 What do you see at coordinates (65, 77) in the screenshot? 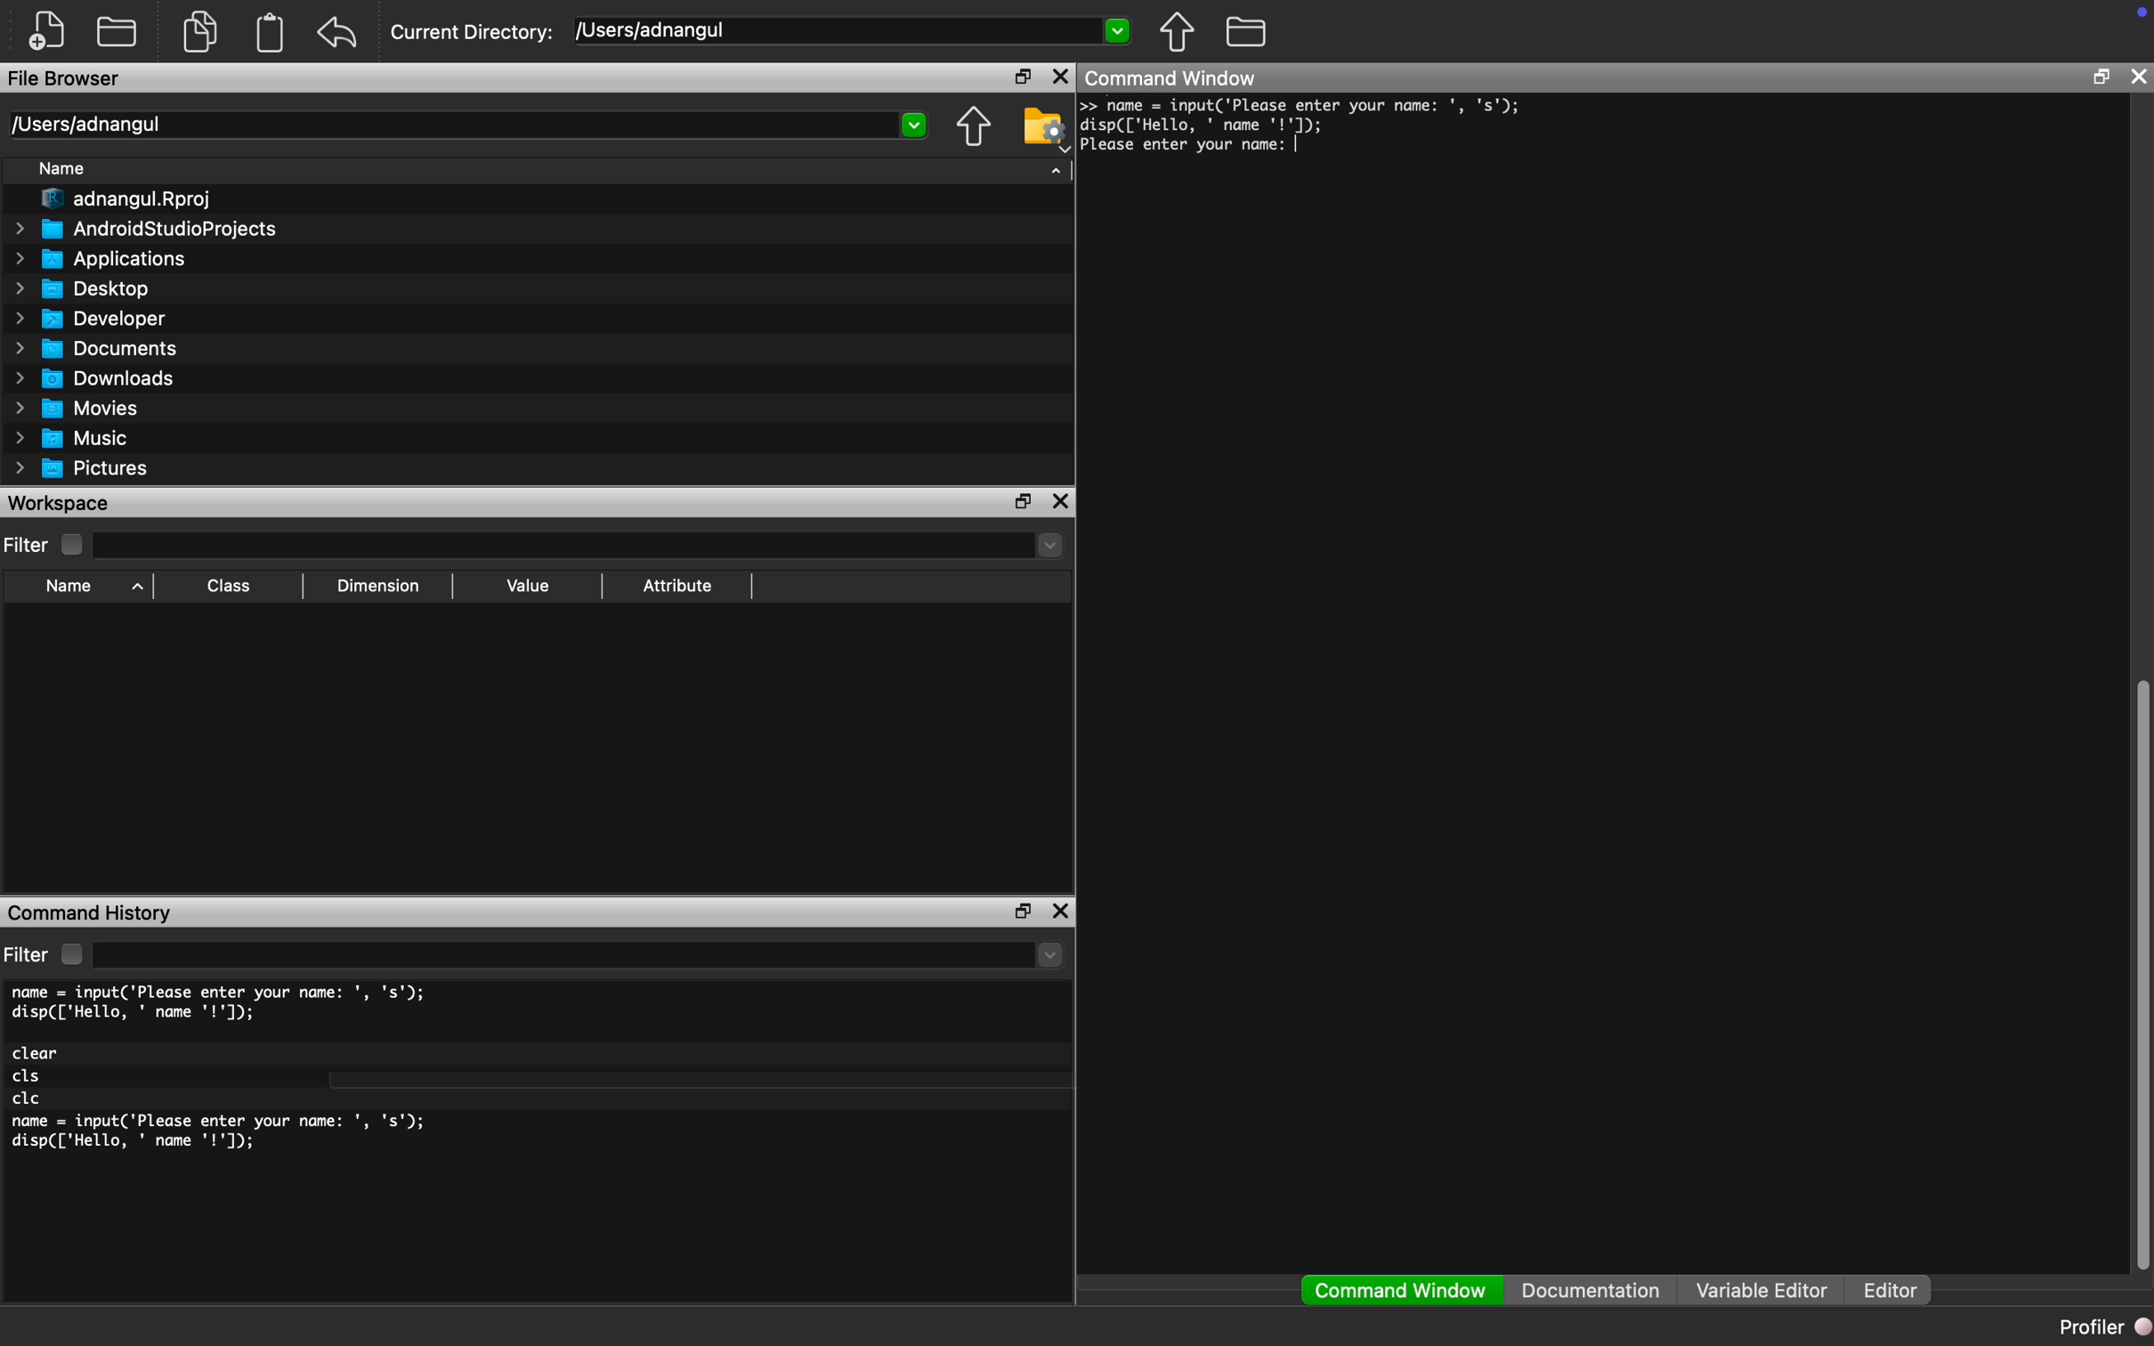
I see `File Browser` at bounding box center [65, 77].